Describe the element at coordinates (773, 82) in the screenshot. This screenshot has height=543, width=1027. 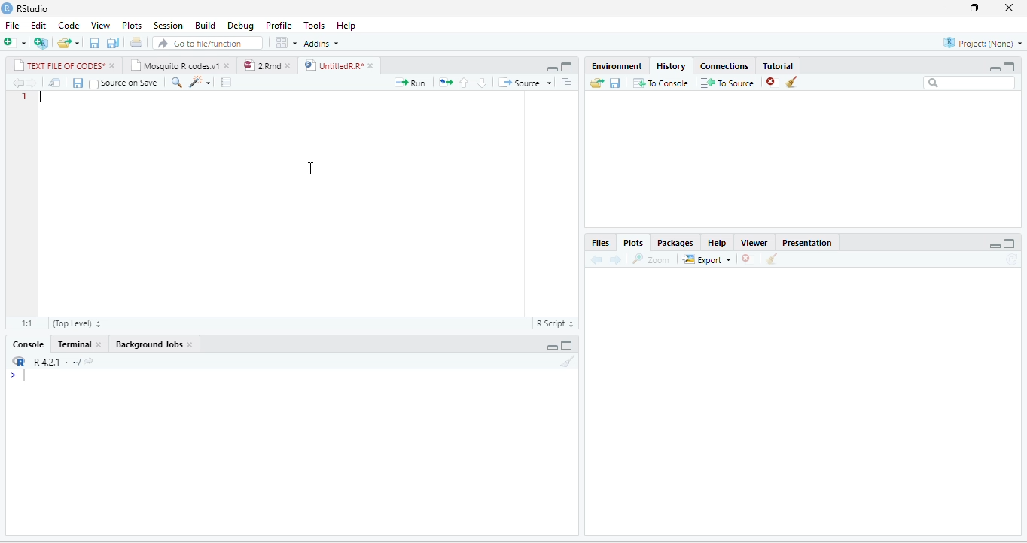
I see `close file` at that location.